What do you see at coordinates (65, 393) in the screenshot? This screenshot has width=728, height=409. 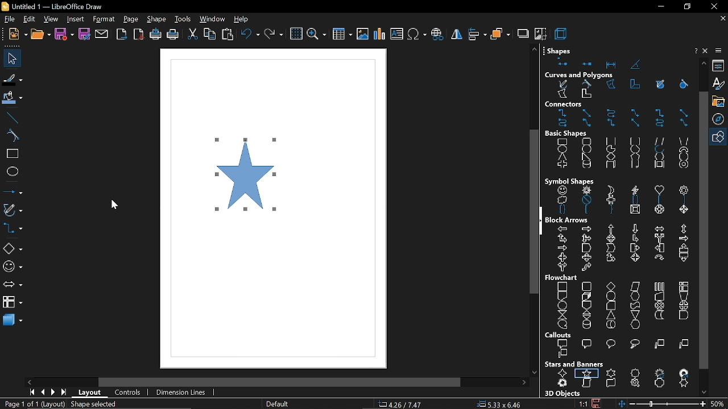 I see `go to last page` at bounding box center [65, 393].